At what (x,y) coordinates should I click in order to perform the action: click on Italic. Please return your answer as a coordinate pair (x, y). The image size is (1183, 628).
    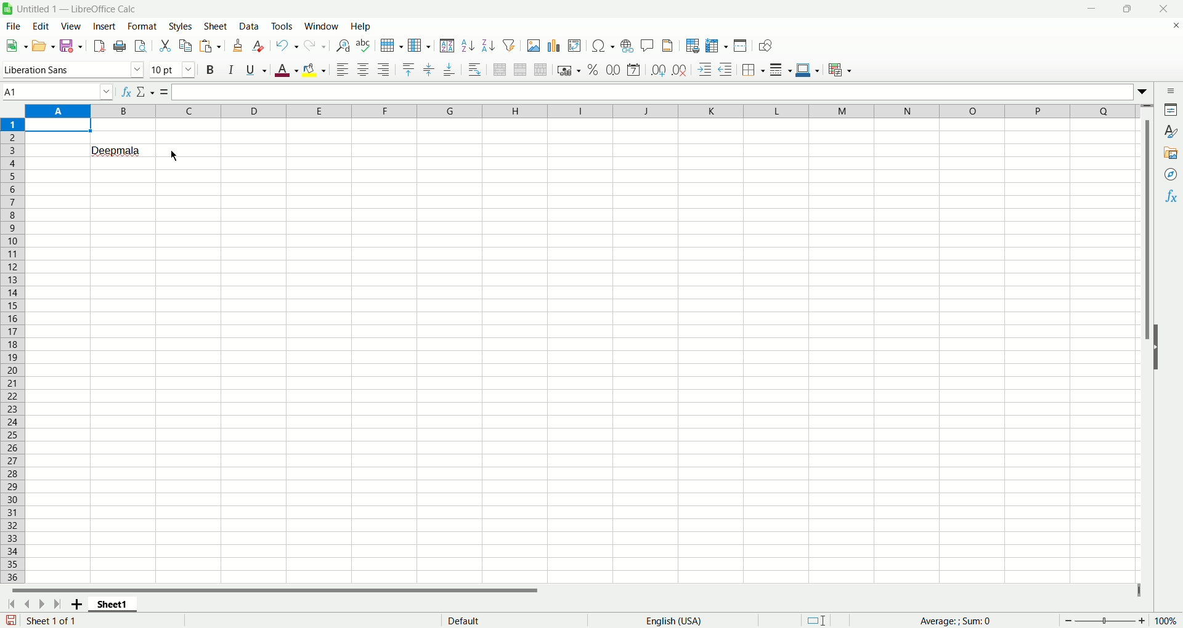
    Looking at the image, I should click on (232, 68).